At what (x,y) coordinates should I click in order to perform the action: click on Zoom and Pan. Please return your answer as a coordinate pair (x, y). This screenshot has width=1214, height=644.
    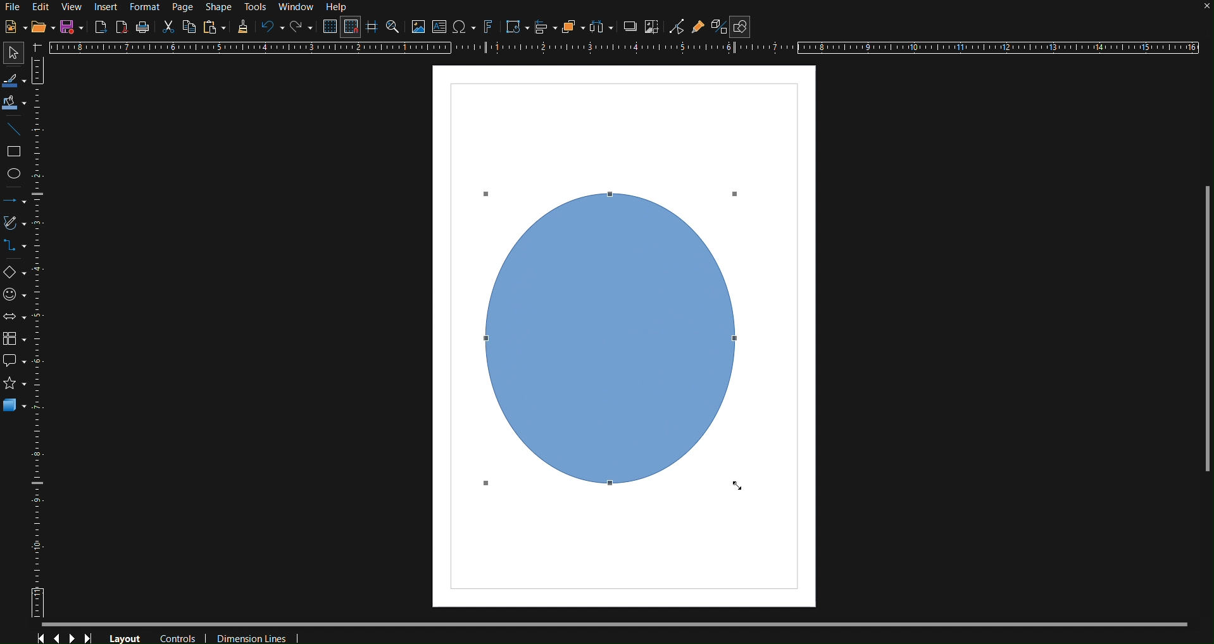
    Looking at the image, I should click on (392, 28).